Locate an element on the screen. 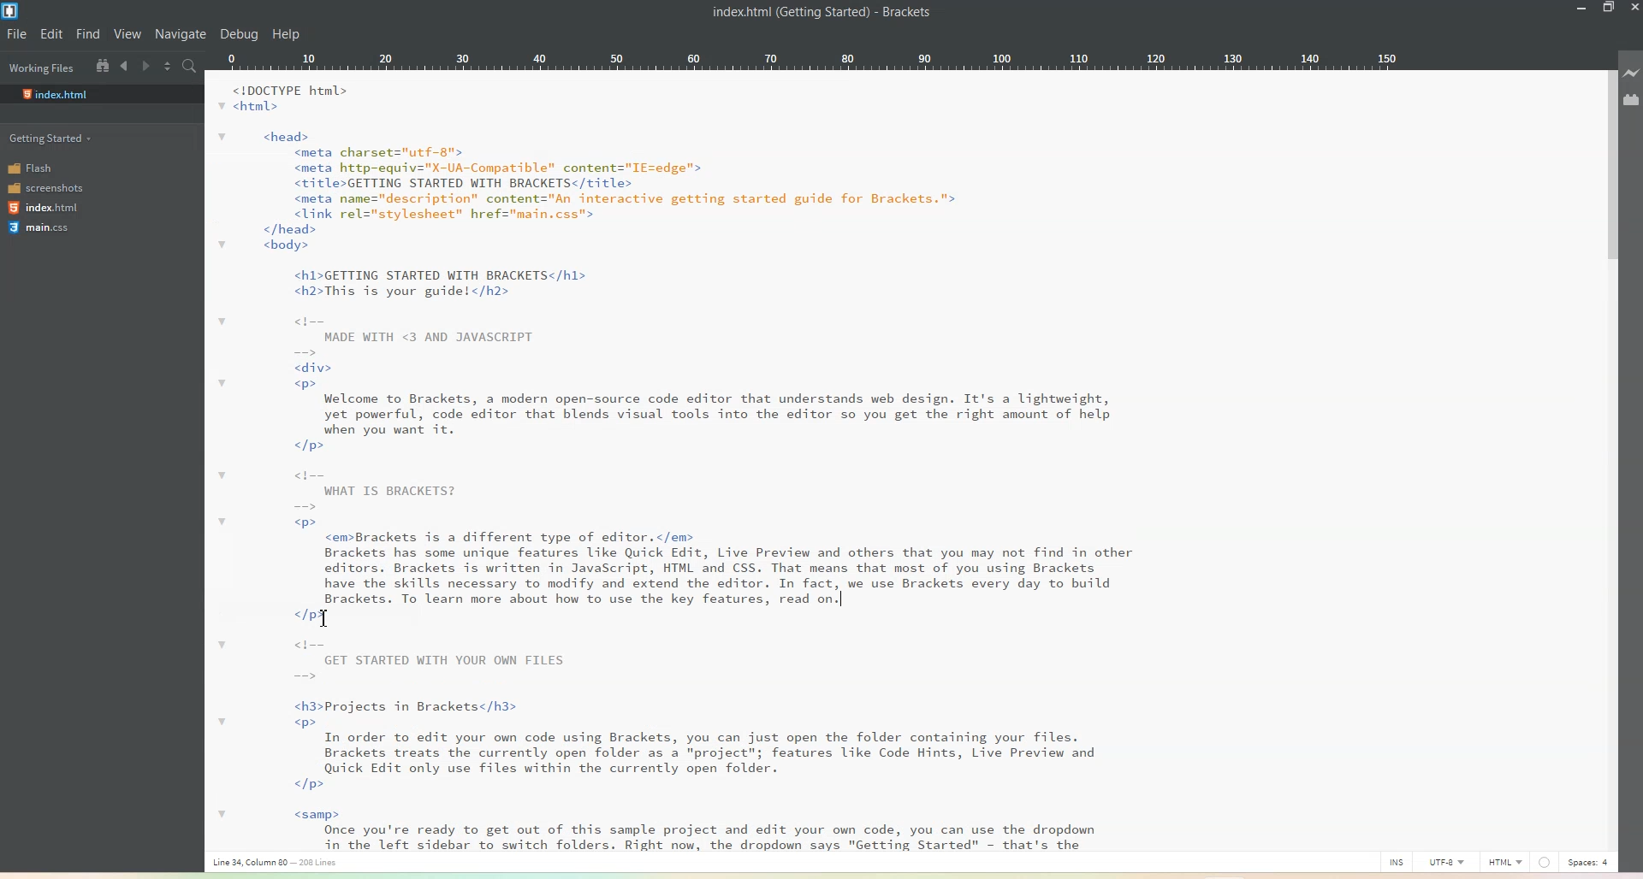 This screenshot has height=879, width=1643. Vertical scroll bar is located at coordinates (1609, 450).